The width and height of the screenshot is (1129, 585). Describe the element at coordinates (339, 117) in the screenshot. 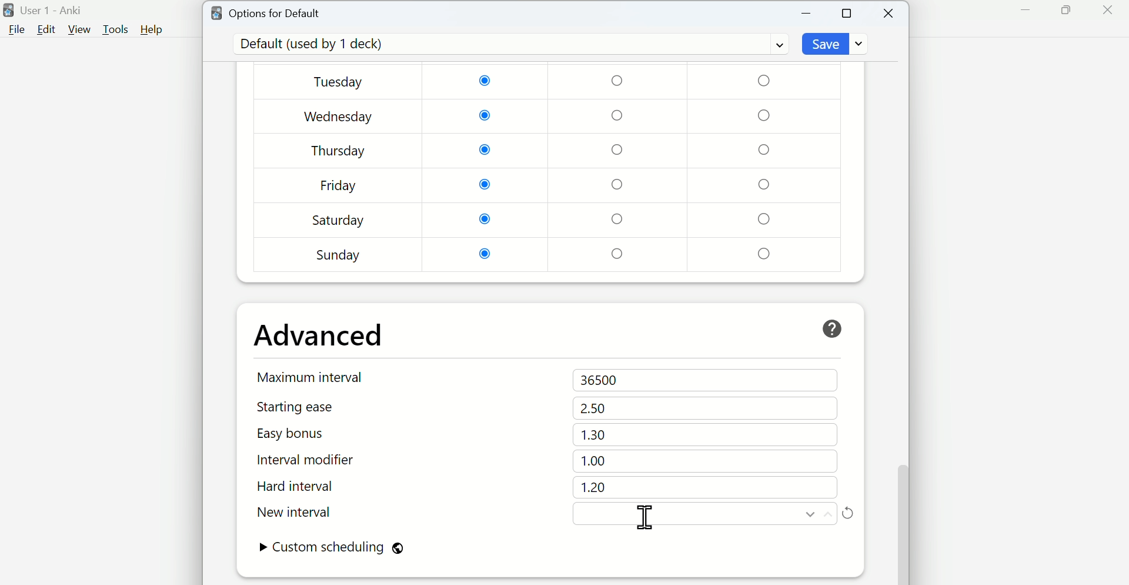

I see `Wednesday` at that location.